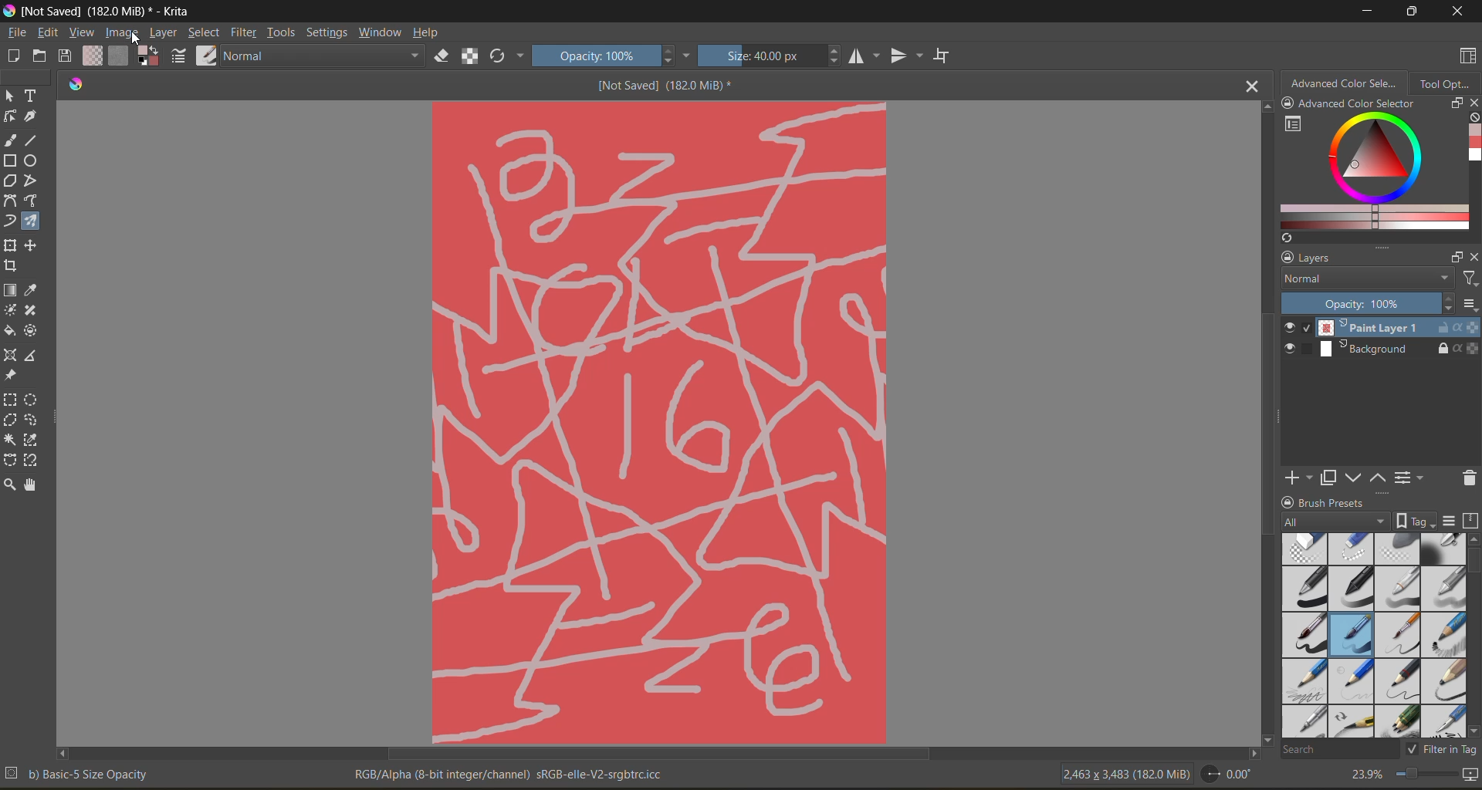 This screenshot has width=1482, height=790. I want to click on brush presets, so click(1375, 635).